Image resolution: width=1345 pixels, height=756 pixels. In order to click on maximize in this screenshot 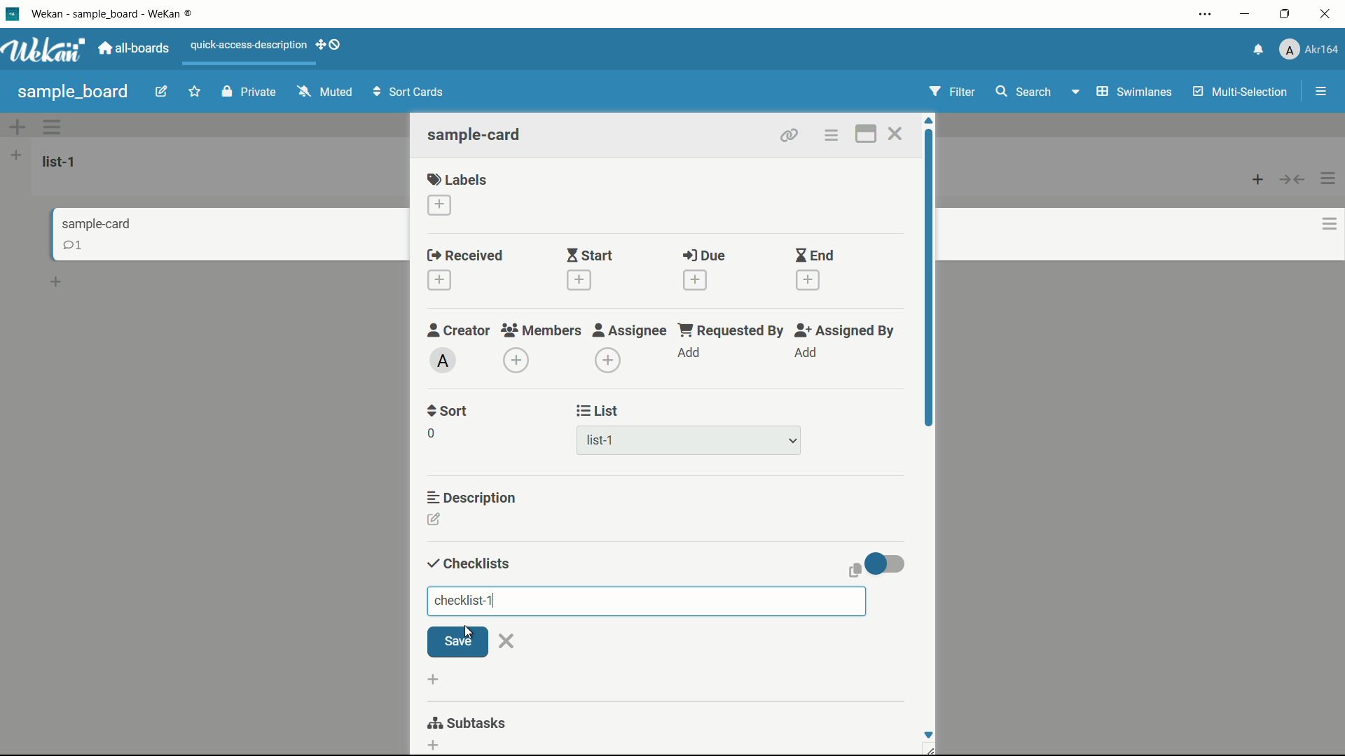, I will do `click(1287, 15)`.